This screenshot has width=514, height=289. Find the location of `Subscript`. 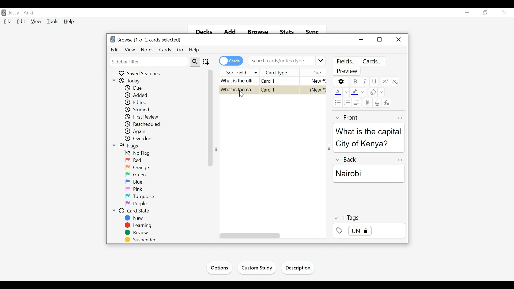

Subscript is located at coordinates (395, 81).